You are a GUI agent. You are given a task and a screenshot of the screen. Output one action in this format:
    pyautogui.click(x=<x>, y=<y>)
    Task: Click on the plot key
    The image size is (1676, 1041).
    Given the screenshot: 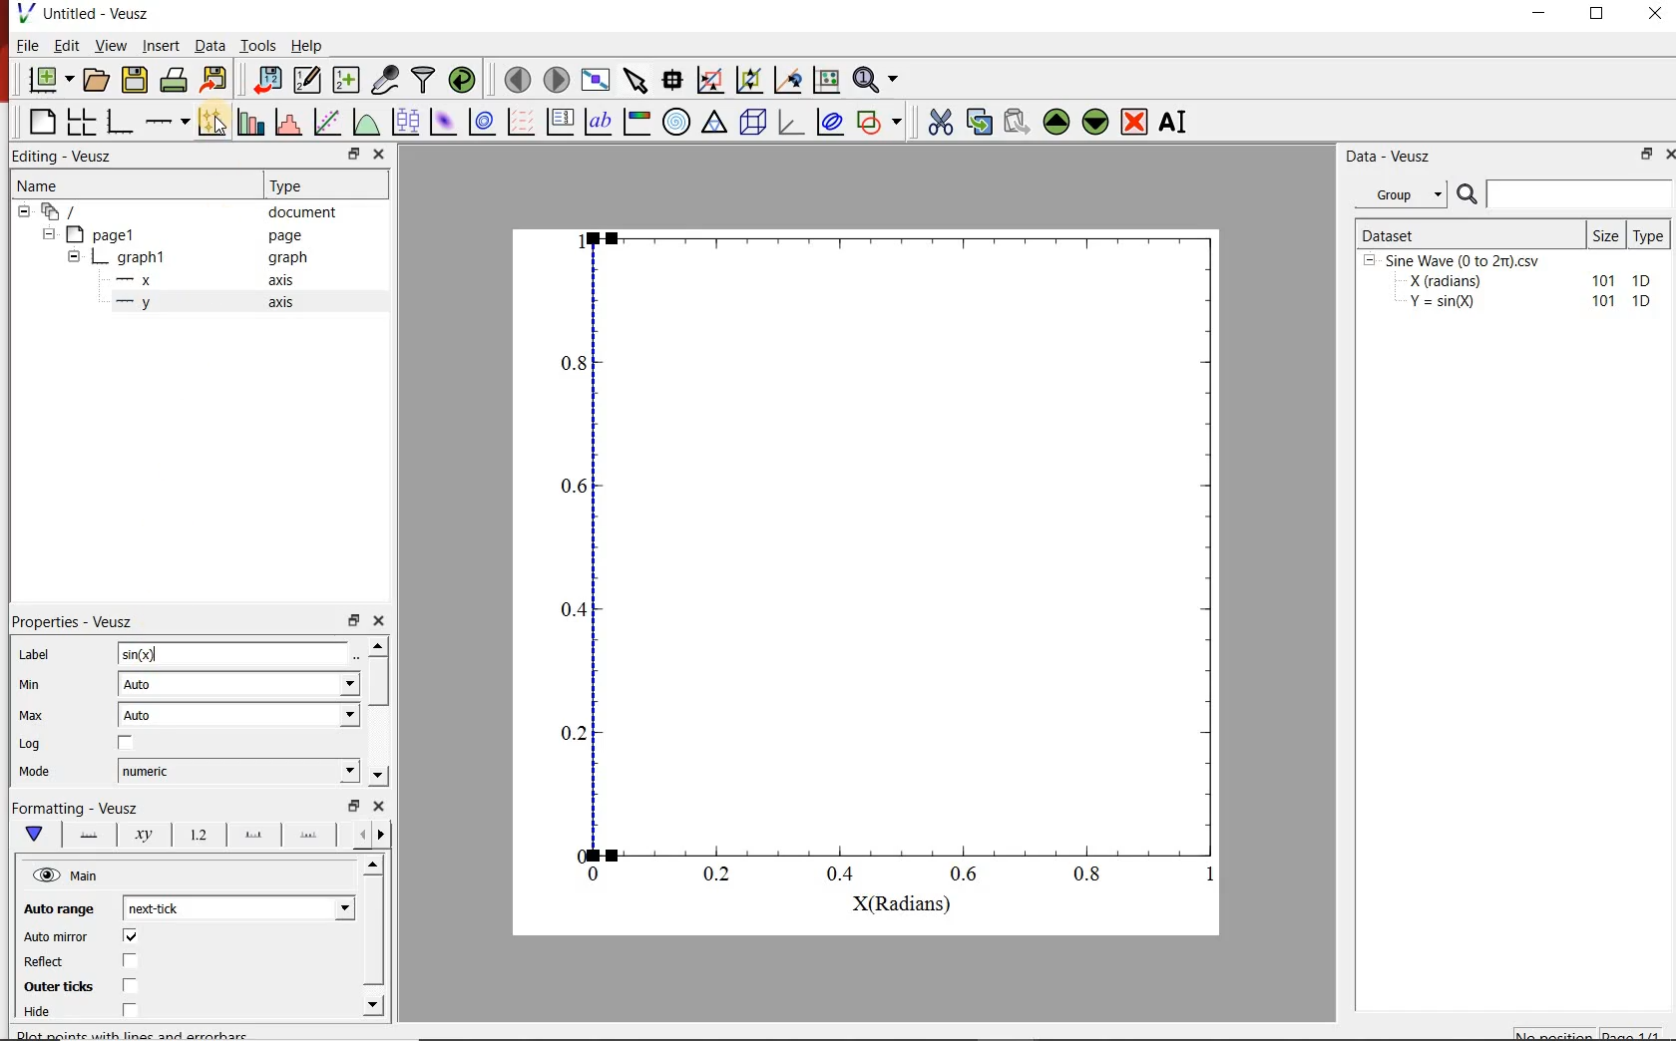 What is the action you would take?
    pyautogui.click(x=562, y=121)
    